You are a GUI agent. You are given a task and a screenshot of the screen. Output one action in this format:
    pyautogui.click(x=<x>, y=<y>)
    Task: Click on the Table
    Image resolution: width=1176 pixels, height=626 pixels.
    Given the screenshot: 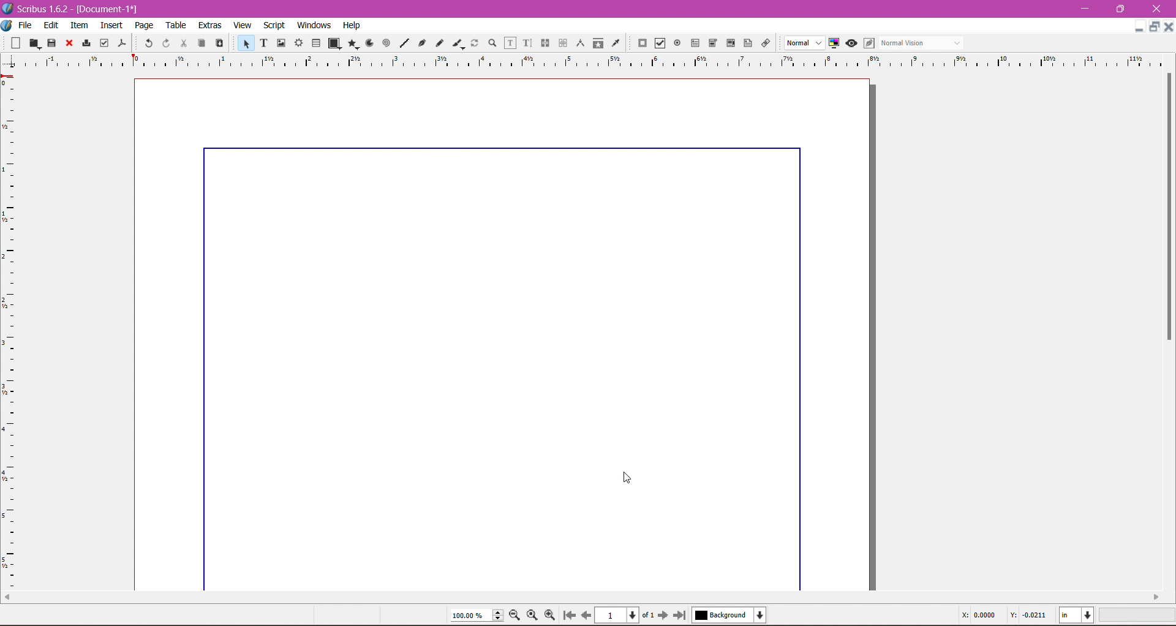 What is the action you would take?
    pyautogui.click(x=175, y=25)
    